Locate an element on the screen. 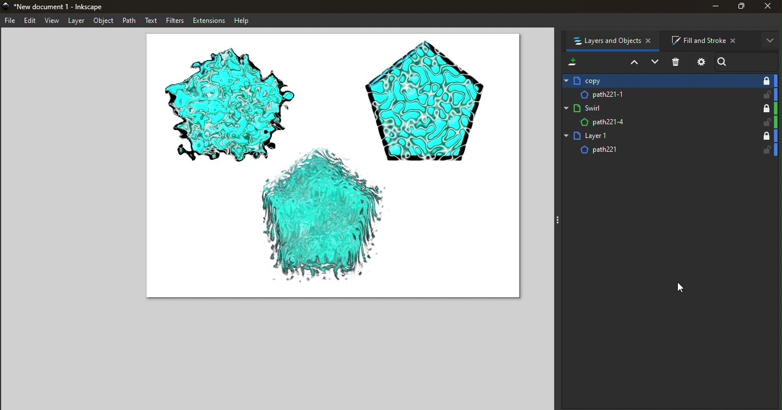  Filters is located at coordinates (173, 21).